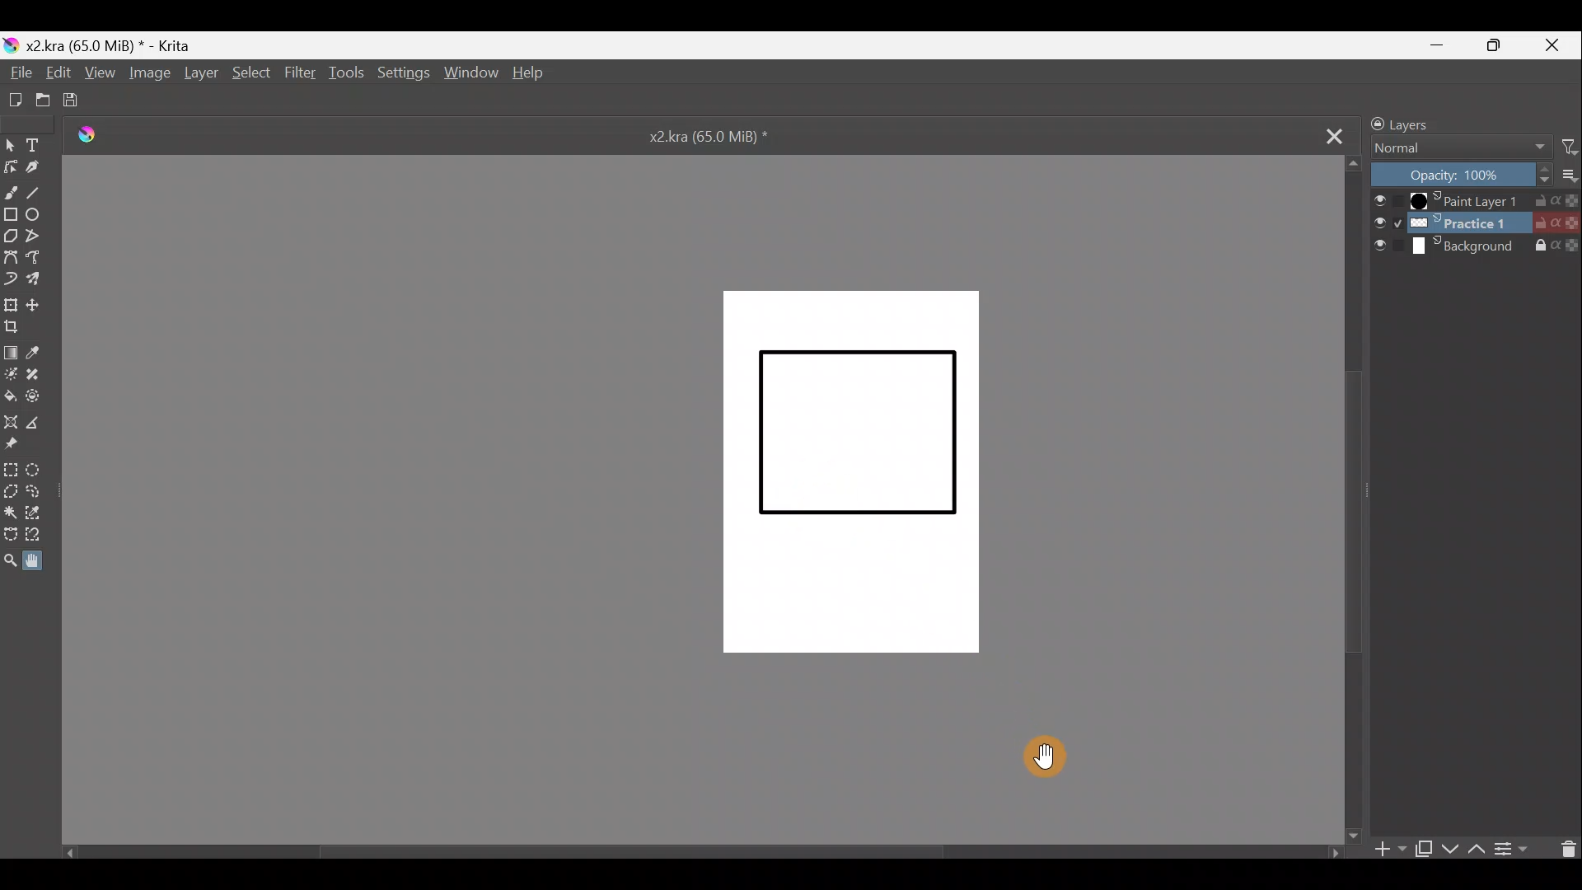  What do you see at coordinates (36, 423) in the screenshot?
I see `Measure distance between two points` at bounding box center [36, 423].